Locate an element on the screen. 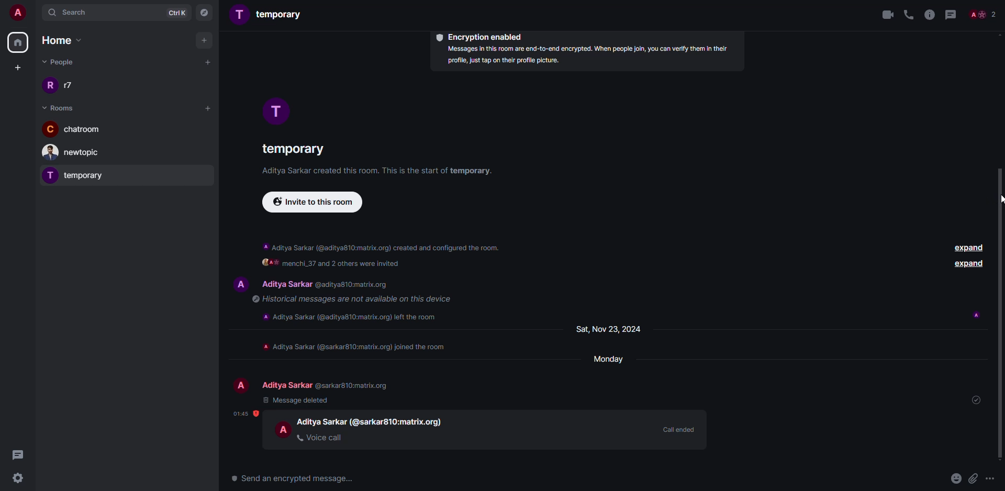  cursor is located at coordinates (991, 202).